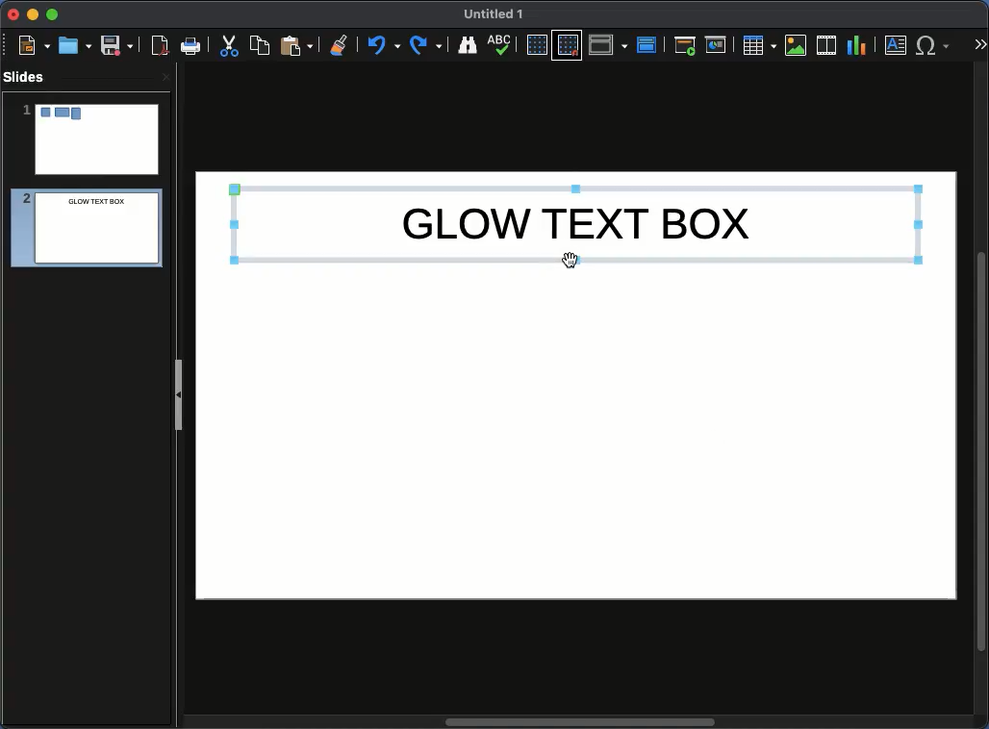 The width and height of the screenshot is (989, 729). What do you see at coordinates (191, 47) in the screenshot?
I see `Print` at bounding box center [191, 47].